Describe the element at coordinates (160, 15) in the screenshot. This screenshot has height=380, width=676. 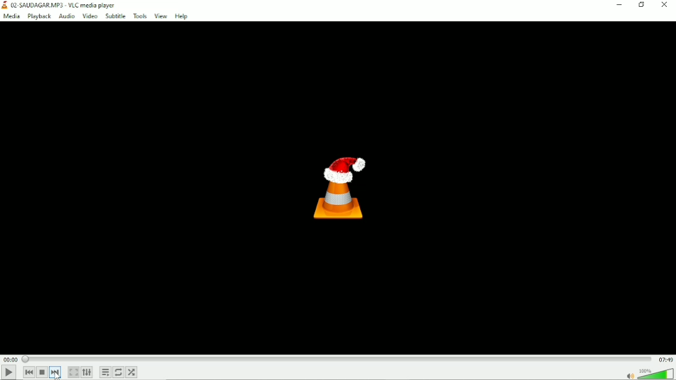
I see `View` at that location.